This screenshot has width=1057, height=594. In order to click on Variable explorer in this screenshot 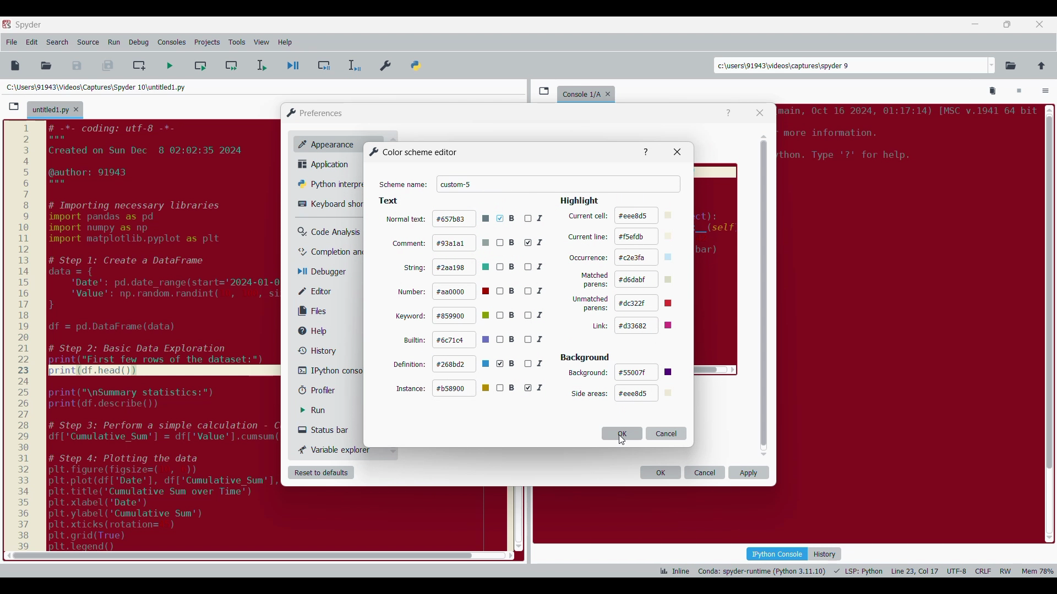, I will do `click(335, 449)`.